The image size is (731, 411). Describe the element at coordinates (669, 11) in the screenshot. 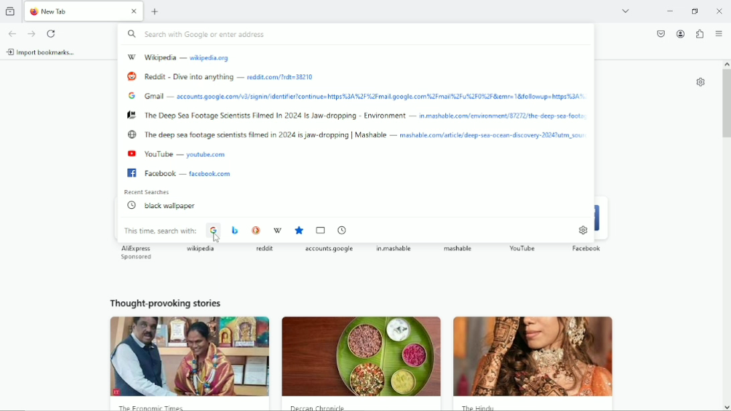

I see `minimize` at that location.